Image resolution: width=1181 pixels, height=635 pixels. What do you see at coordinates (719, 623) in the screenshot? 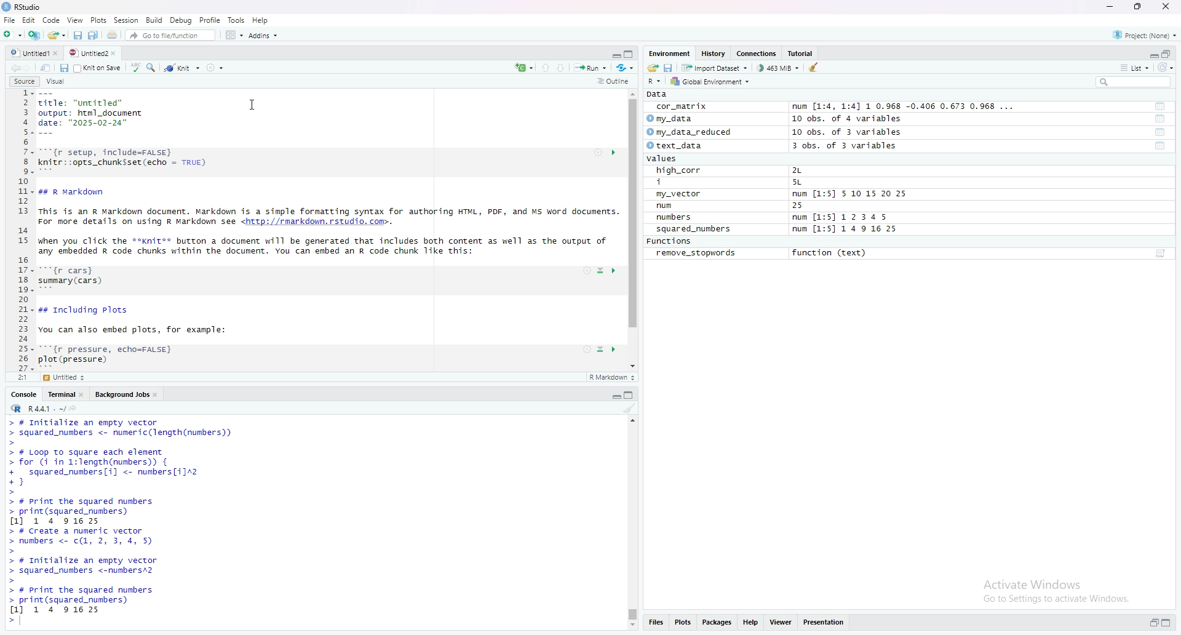
I see `Packages` at bounding box center [719, 623].